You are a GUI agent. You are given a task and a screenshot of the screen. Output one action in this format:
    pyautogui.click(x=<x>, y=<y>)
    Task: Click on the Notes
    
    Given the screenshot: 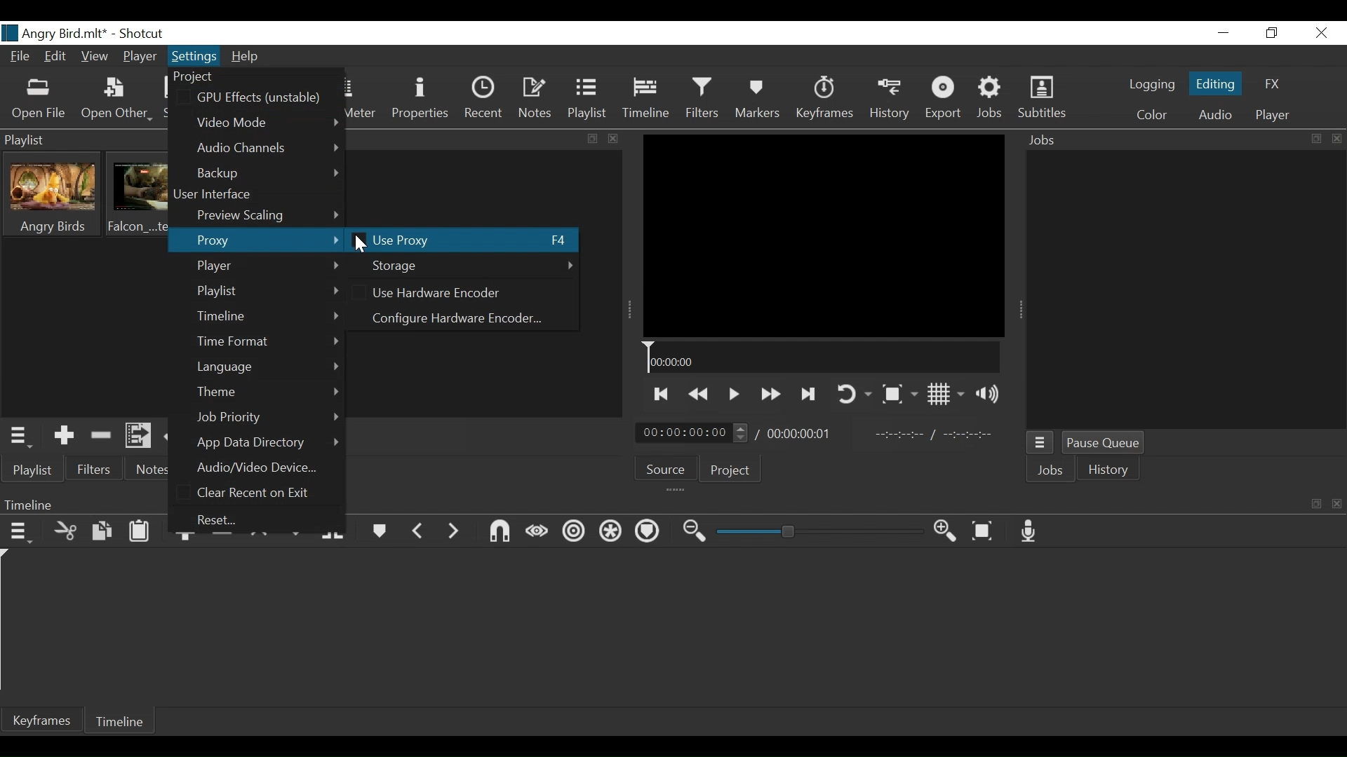 What is the action you would take?
    pyautogui.click(x=538, y=97)
    